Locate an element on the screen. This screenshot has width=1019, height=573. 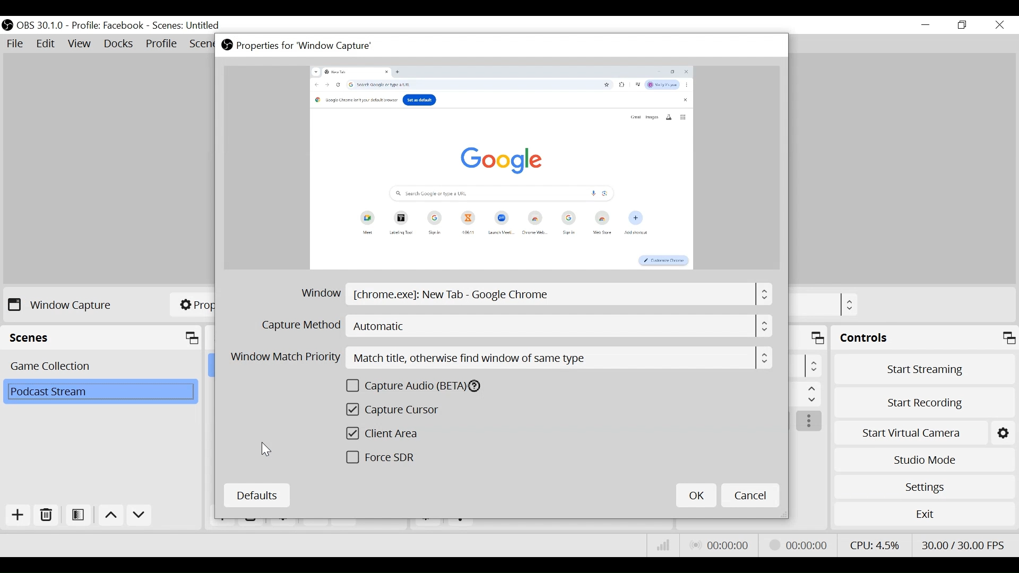
OK is located at coordinates (695, 495).